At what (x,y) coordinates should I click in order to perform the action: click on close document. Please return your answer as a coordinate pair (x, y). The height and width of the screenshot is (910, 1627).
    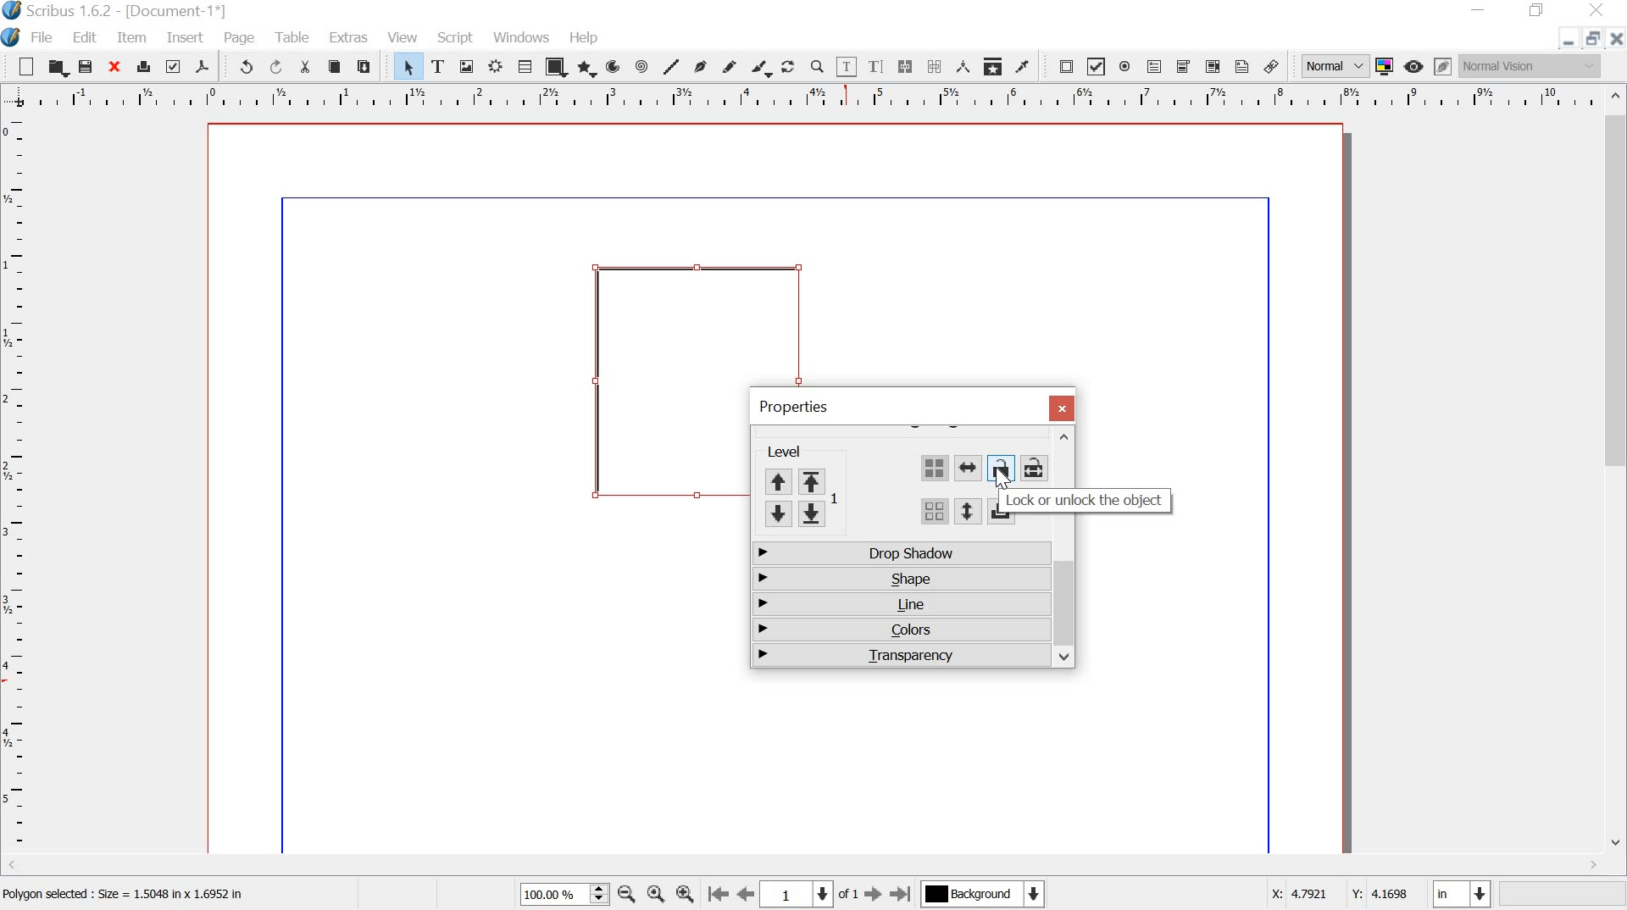
    Looking at the image, I should click on (1615, 39).